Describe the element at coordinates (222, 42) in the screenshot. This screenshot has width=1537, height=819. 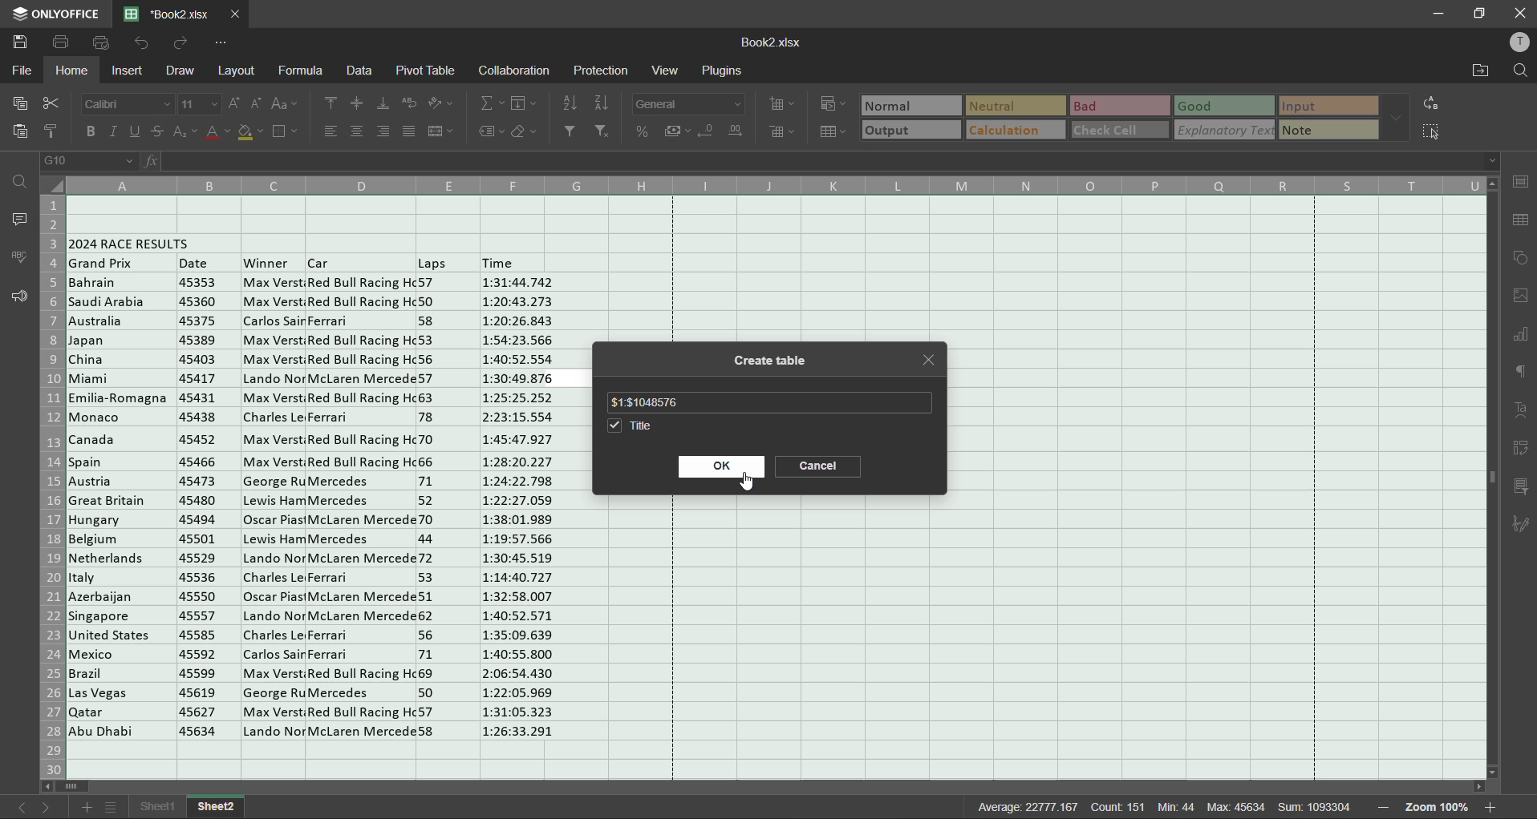
I see `customize quick access toolbar` at that location.